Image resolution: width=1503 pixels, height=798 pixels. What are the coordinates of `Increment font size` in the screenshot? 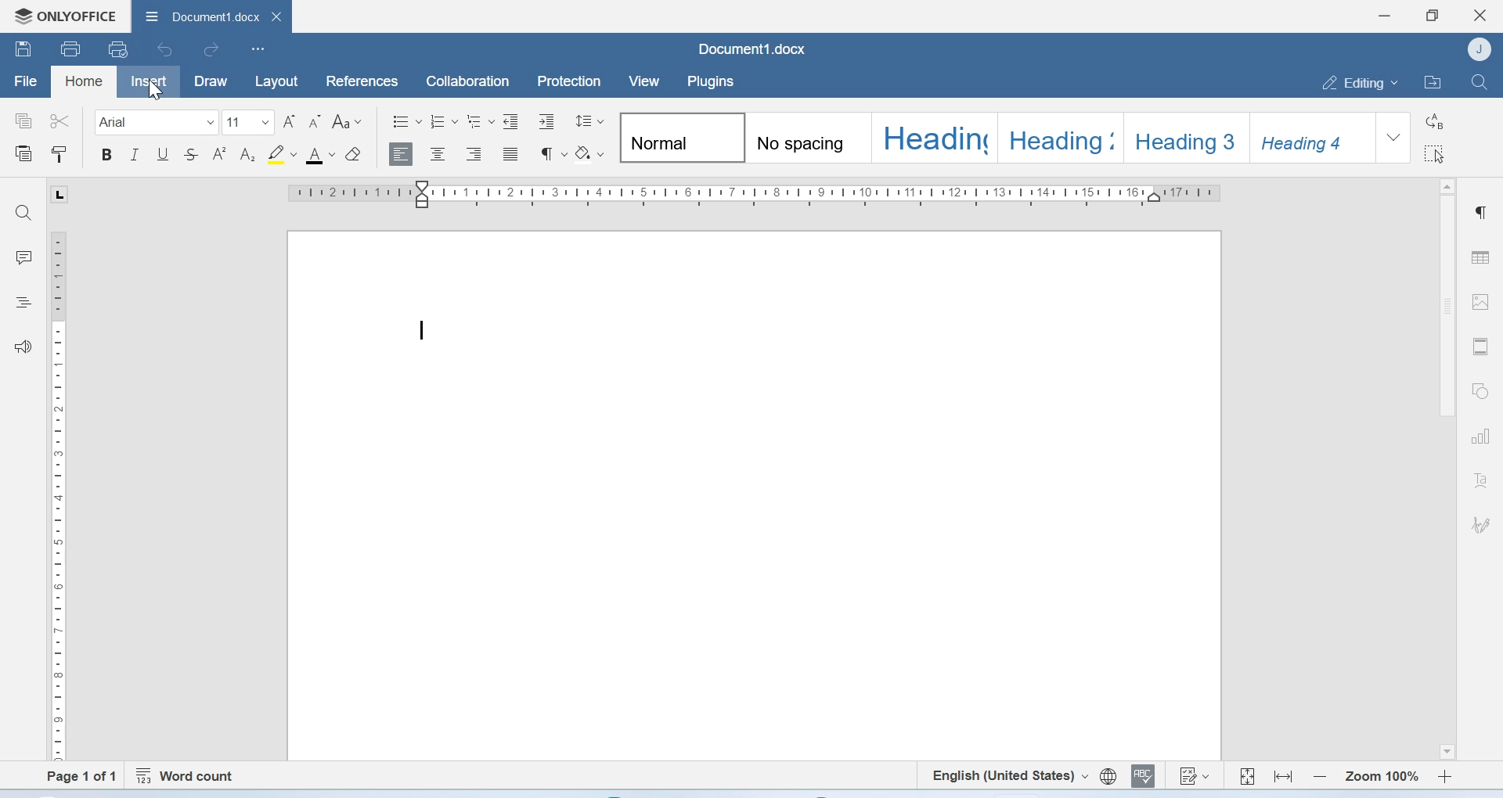 It's located at (290, 122).